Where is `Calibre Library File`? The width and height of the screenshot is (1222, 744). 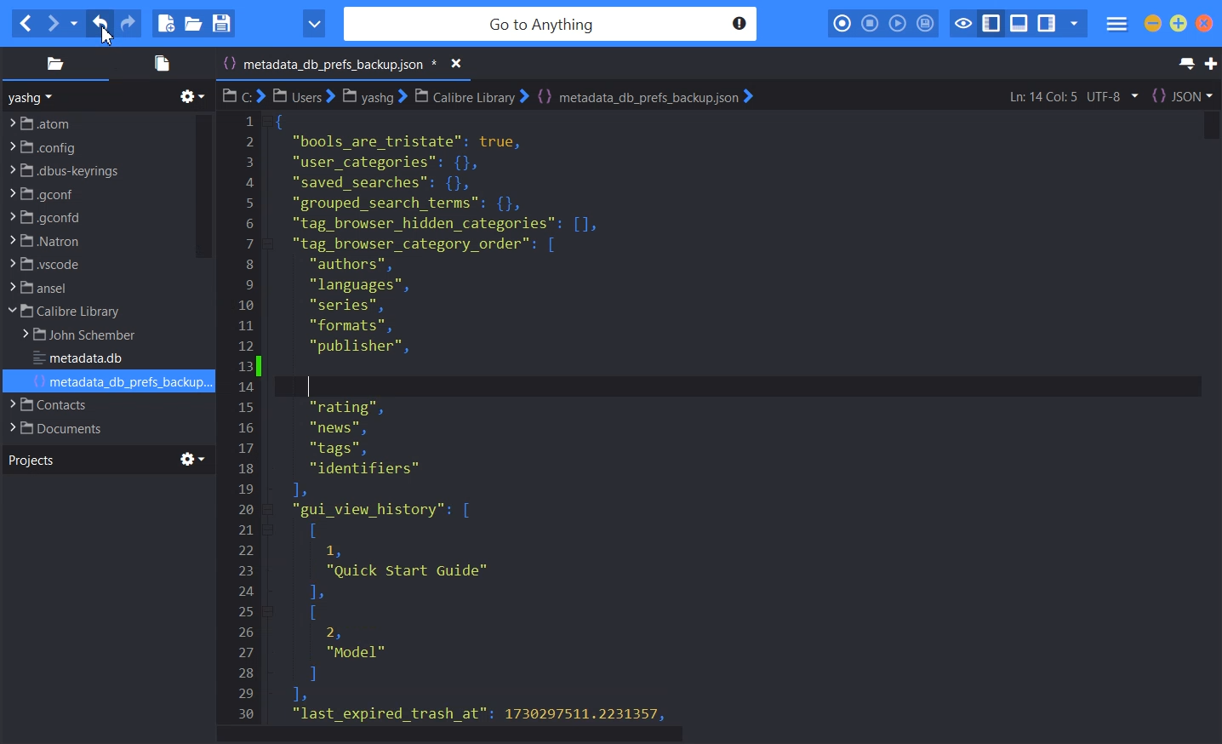
Calibre Library File is located at coordinates (470, 95).